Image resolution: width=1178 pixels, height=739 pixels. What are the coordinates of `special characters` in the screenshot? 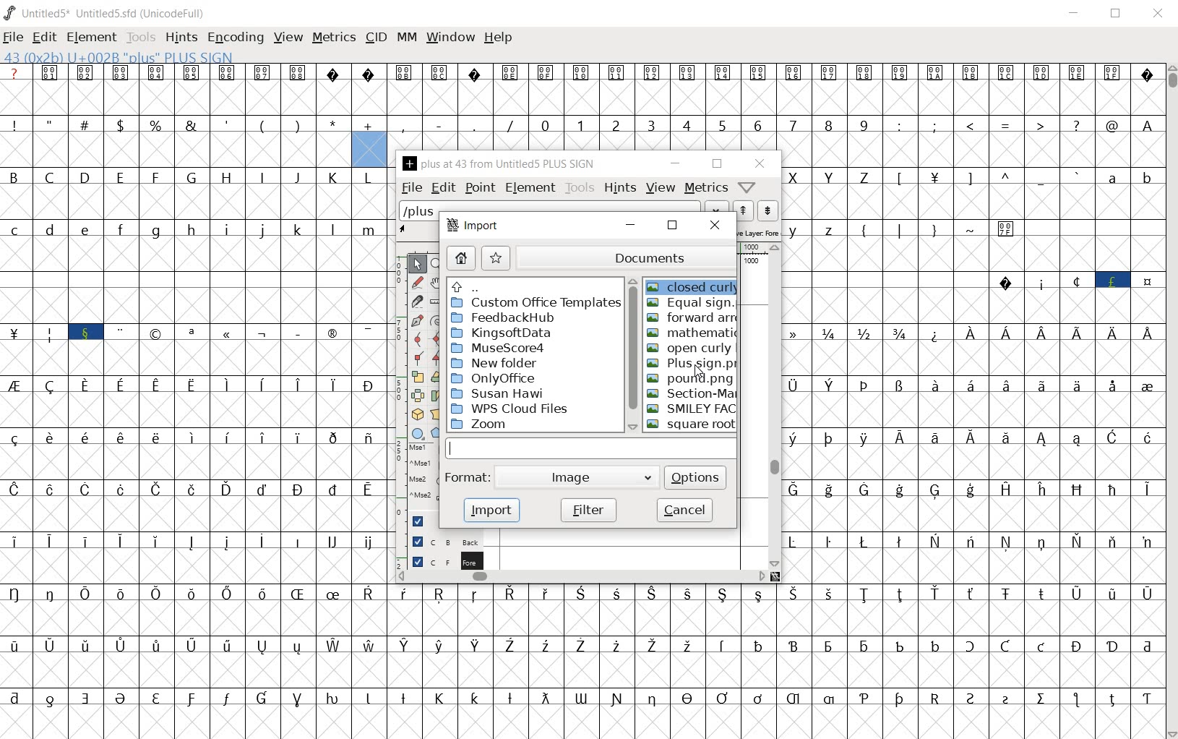 It's located at (935, 245).